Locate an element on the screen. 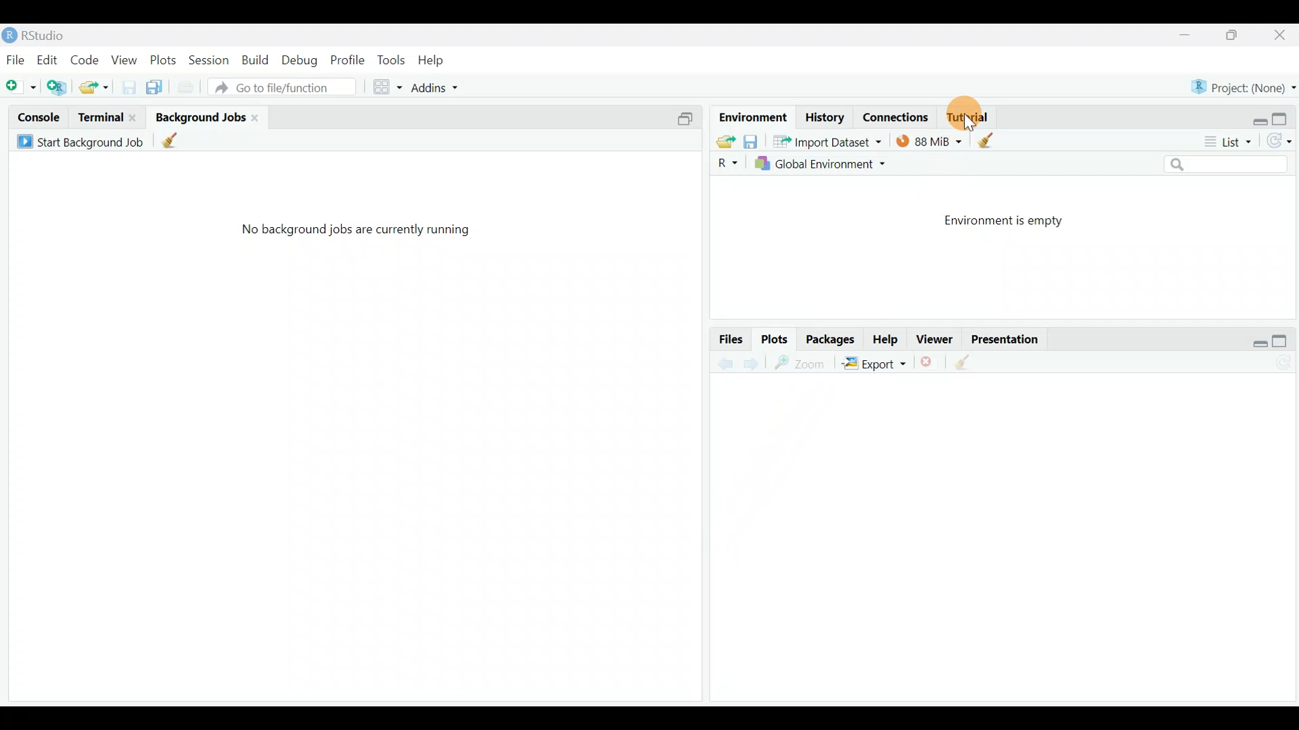 Image resolution: width=1299 pixels, height=730 pixels. Terminal is located at coordinates (99, 116).